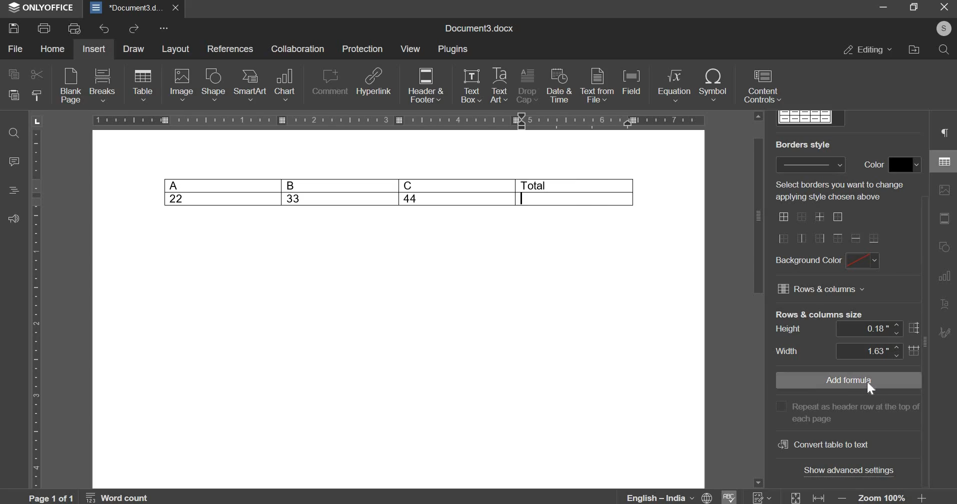 Image resolution: width=957 pixels, height=504 pixels. What do you see at coordinates (15, 27) in the screenshot?
I see `save` at bounding box center [15, 27].